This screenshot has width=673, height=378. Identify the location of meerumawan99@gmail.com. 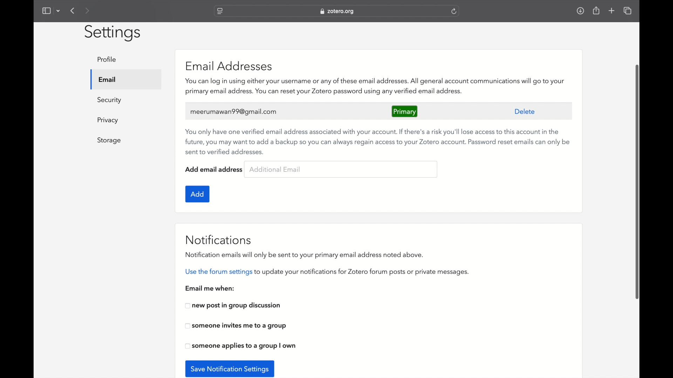
(234, 112).